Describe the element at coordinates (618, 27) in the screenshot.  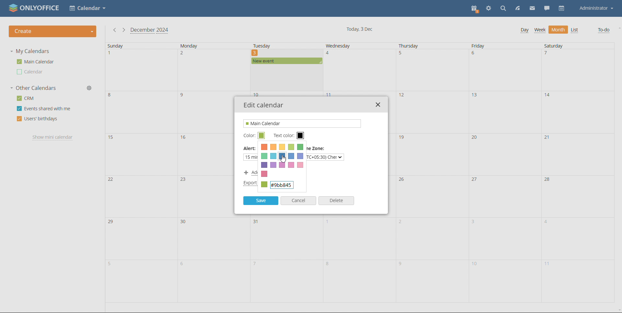
I see `scroll up` at that location.